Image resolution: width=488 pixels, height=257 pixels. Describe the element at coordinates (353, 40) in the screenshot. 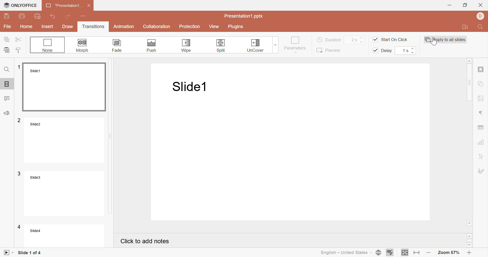

I see `2s` at that location.